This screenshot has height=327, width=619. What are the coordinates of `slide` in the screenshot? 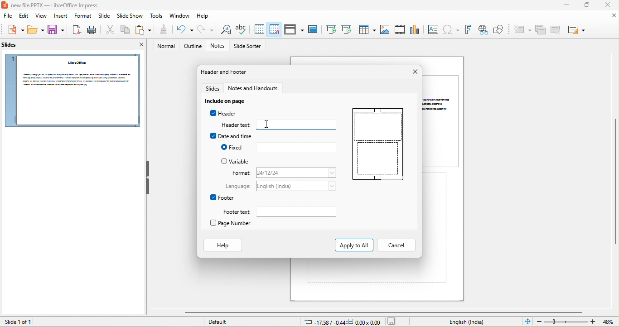 It's located at (104, 17).